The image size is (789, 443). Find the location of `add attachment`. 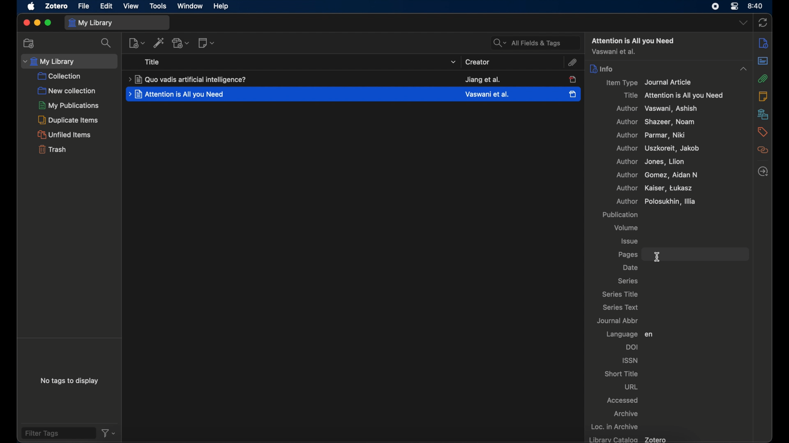

add attachment is located at coordinates (180, 43).